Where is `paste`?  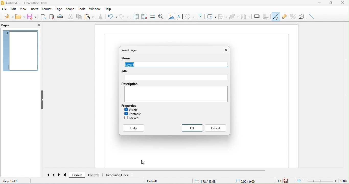 paste is located at coordinates (89, 17).